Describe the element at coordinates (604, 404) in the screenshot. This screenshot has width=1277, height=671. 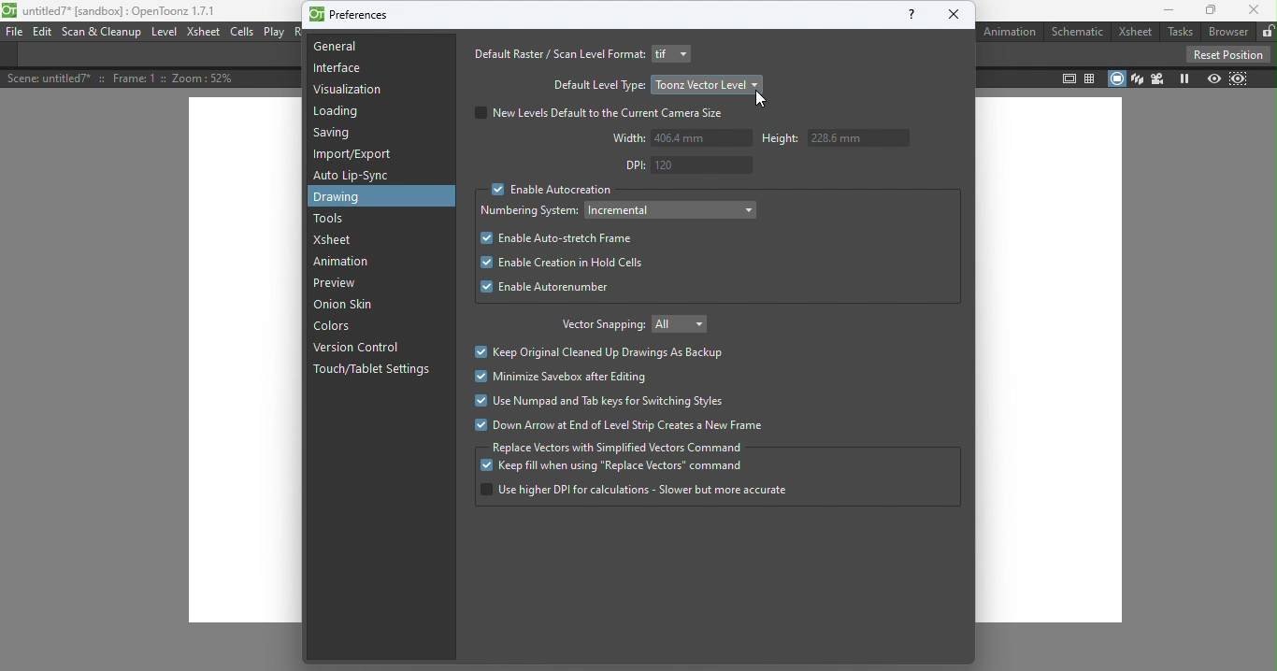
I see `Use numpad and tab keys for switching styles` at that location.